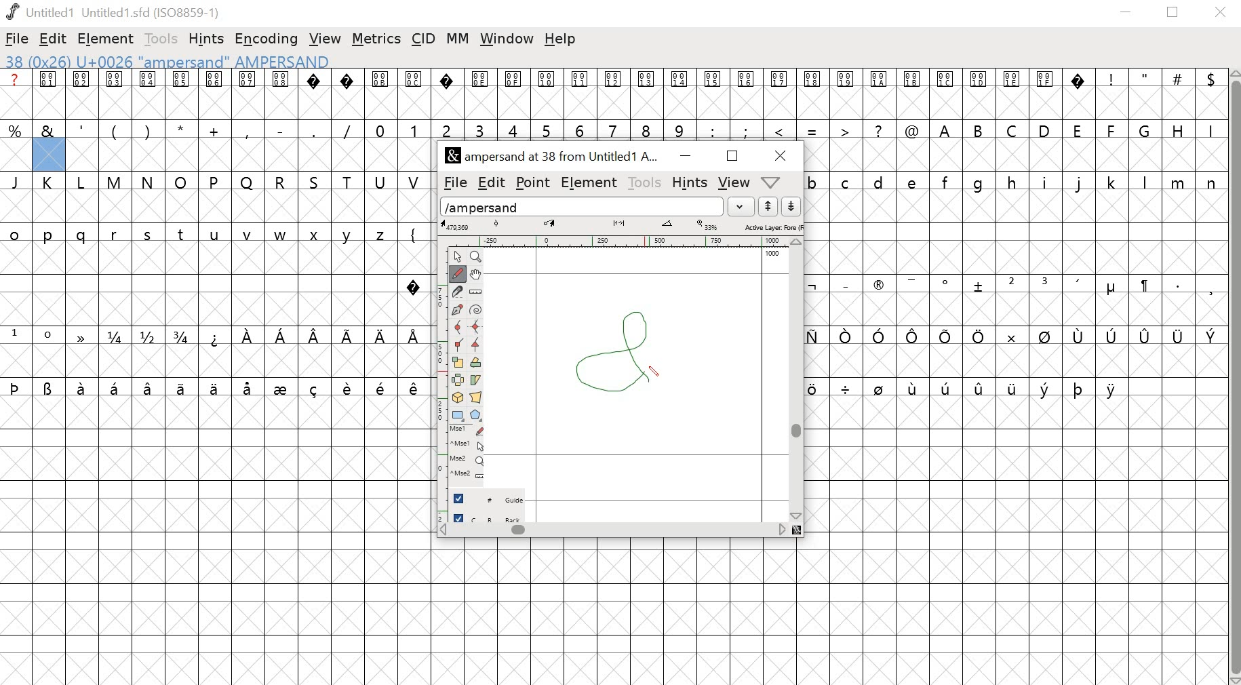  Describe the element at coordinates (116, 235) in the screenshot. I see `r` at that location.